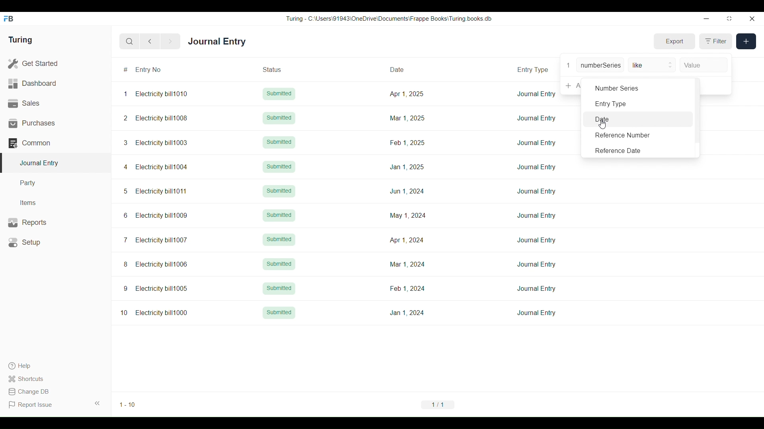  What do you see at coordinates (155, 240) in the screenshot?
I see `7 Electricity bill1007` at bounding box center [155, 240].